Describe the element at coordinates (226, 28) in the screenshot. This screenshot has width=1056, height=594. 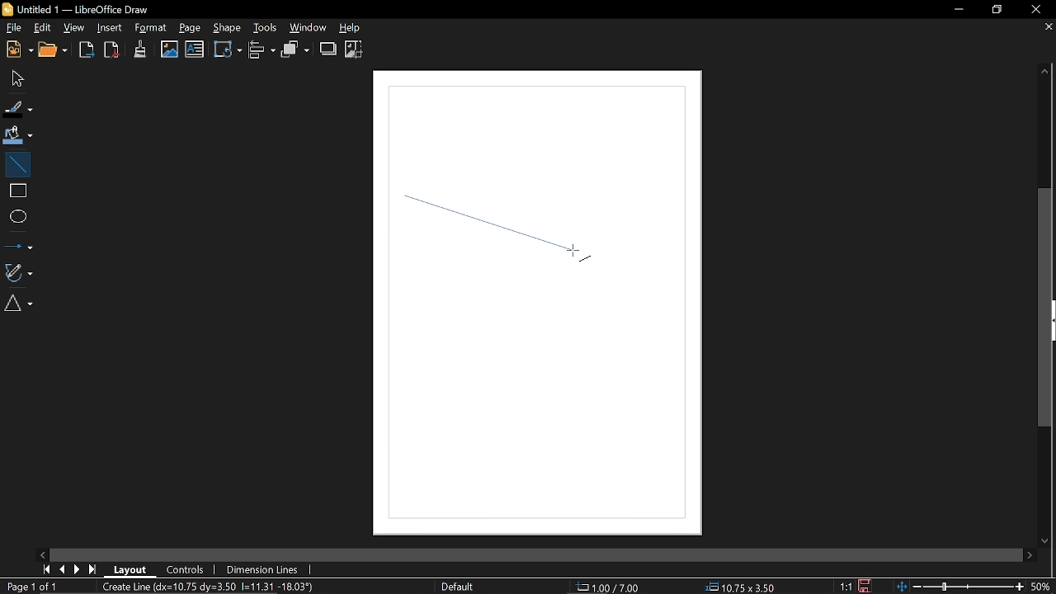
I see `Shape` at that location.